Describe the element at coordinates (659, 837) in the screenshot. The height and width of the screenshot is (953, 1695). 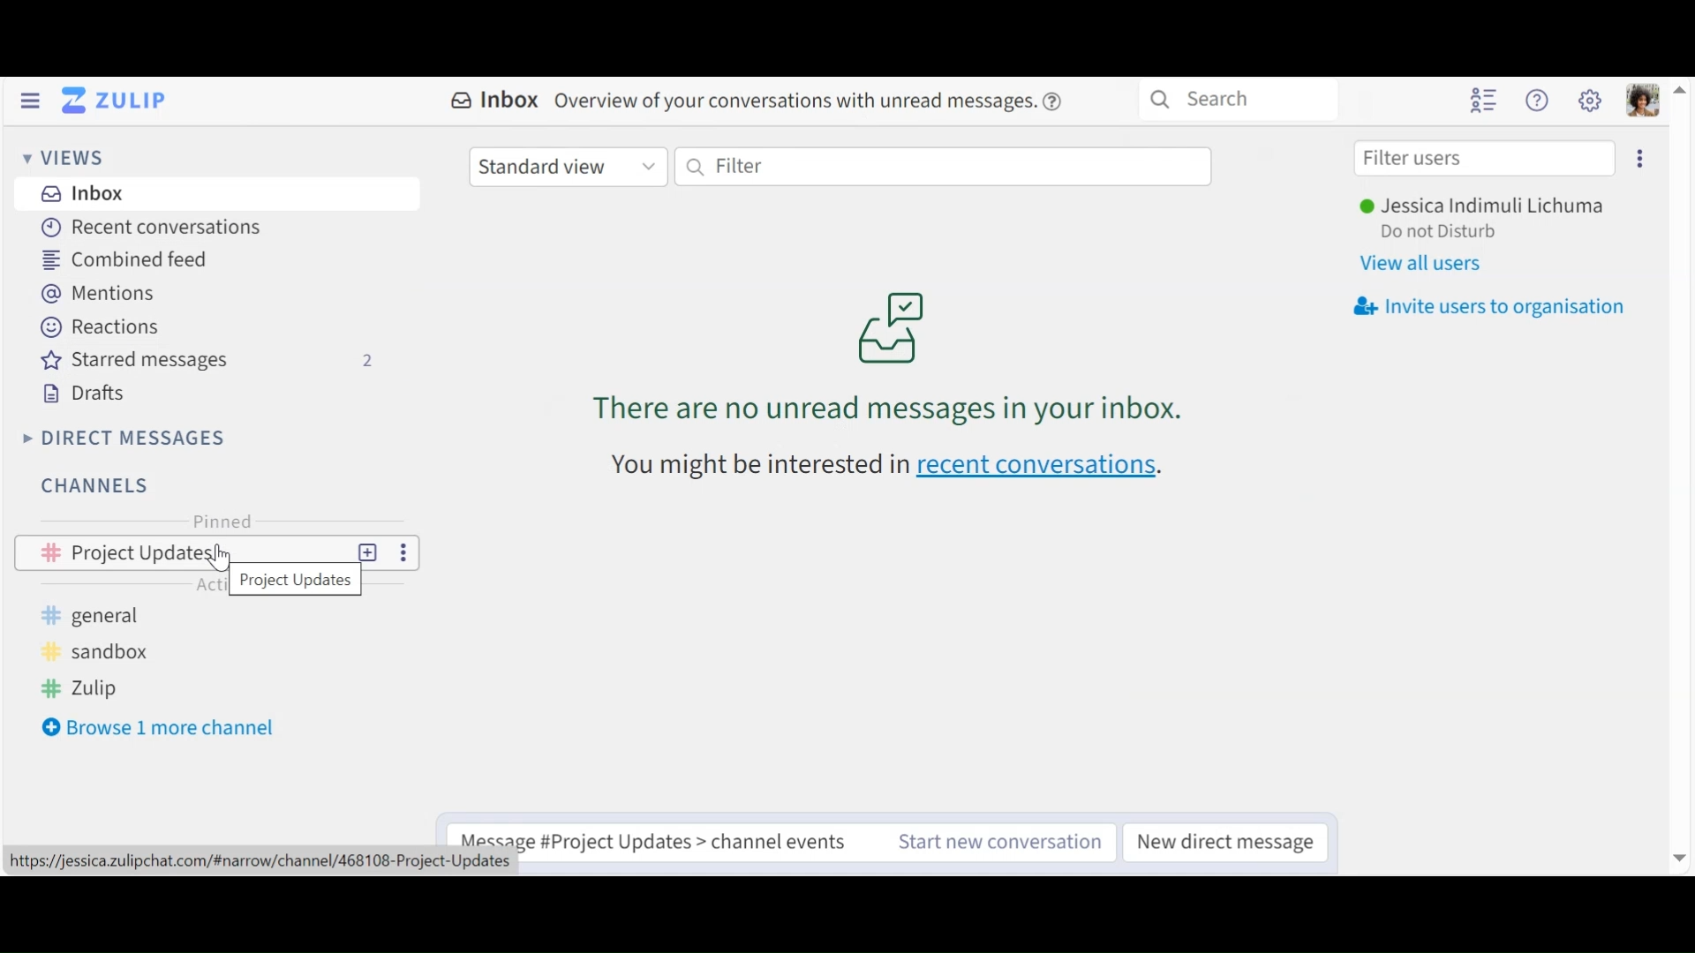
I see `Compose messages` at that location.